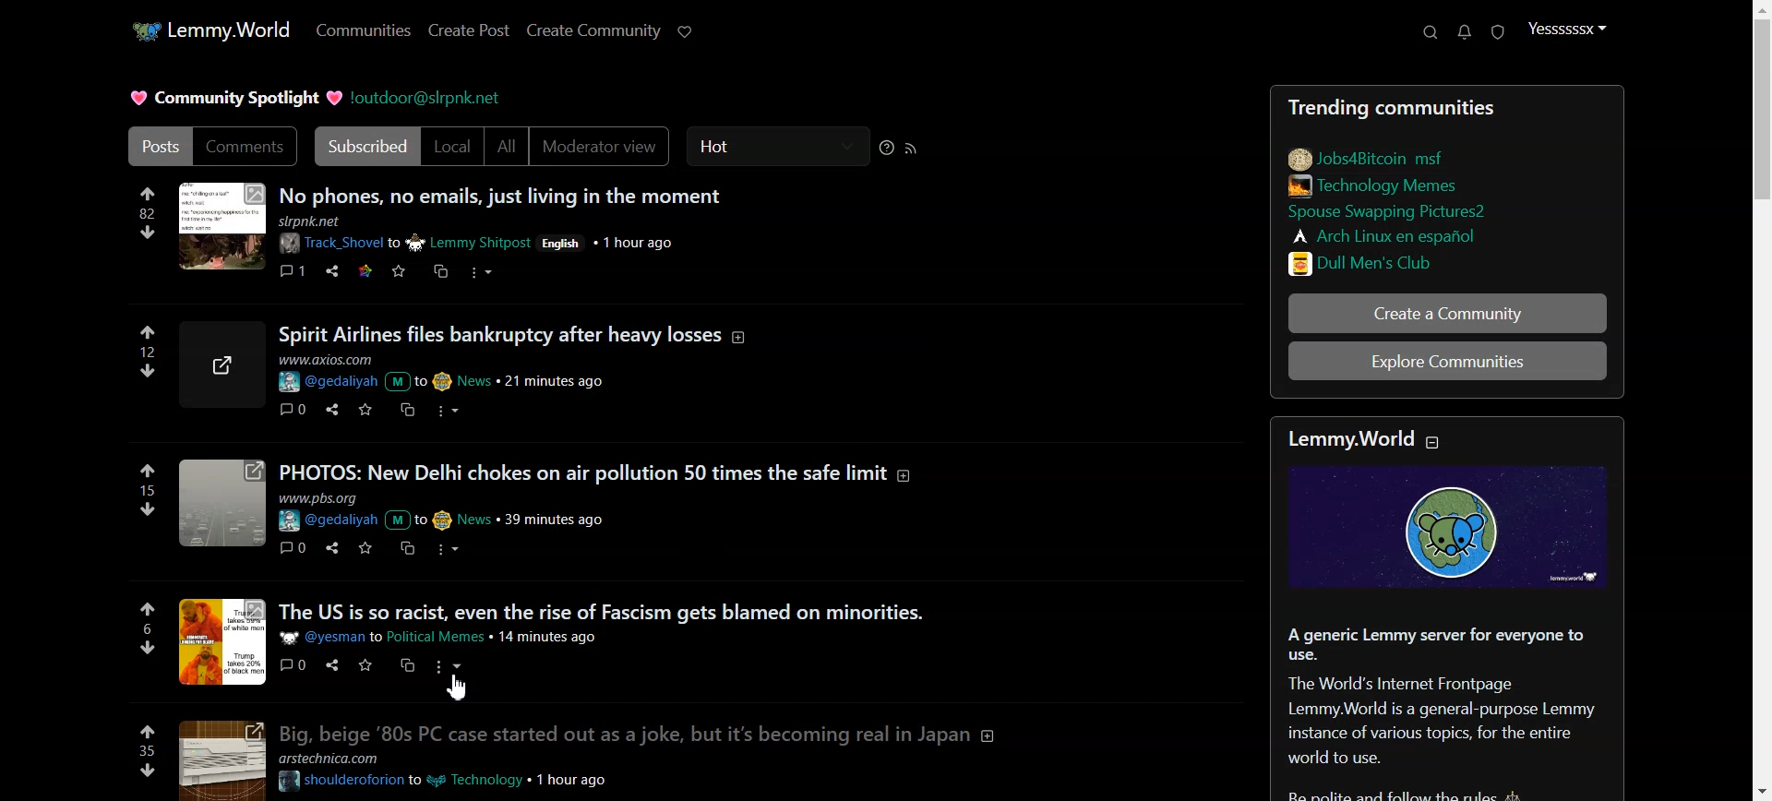 Image resolution: width=1772 pixels, height=801 pixels. I want to click on cross post, so click(439, 270).